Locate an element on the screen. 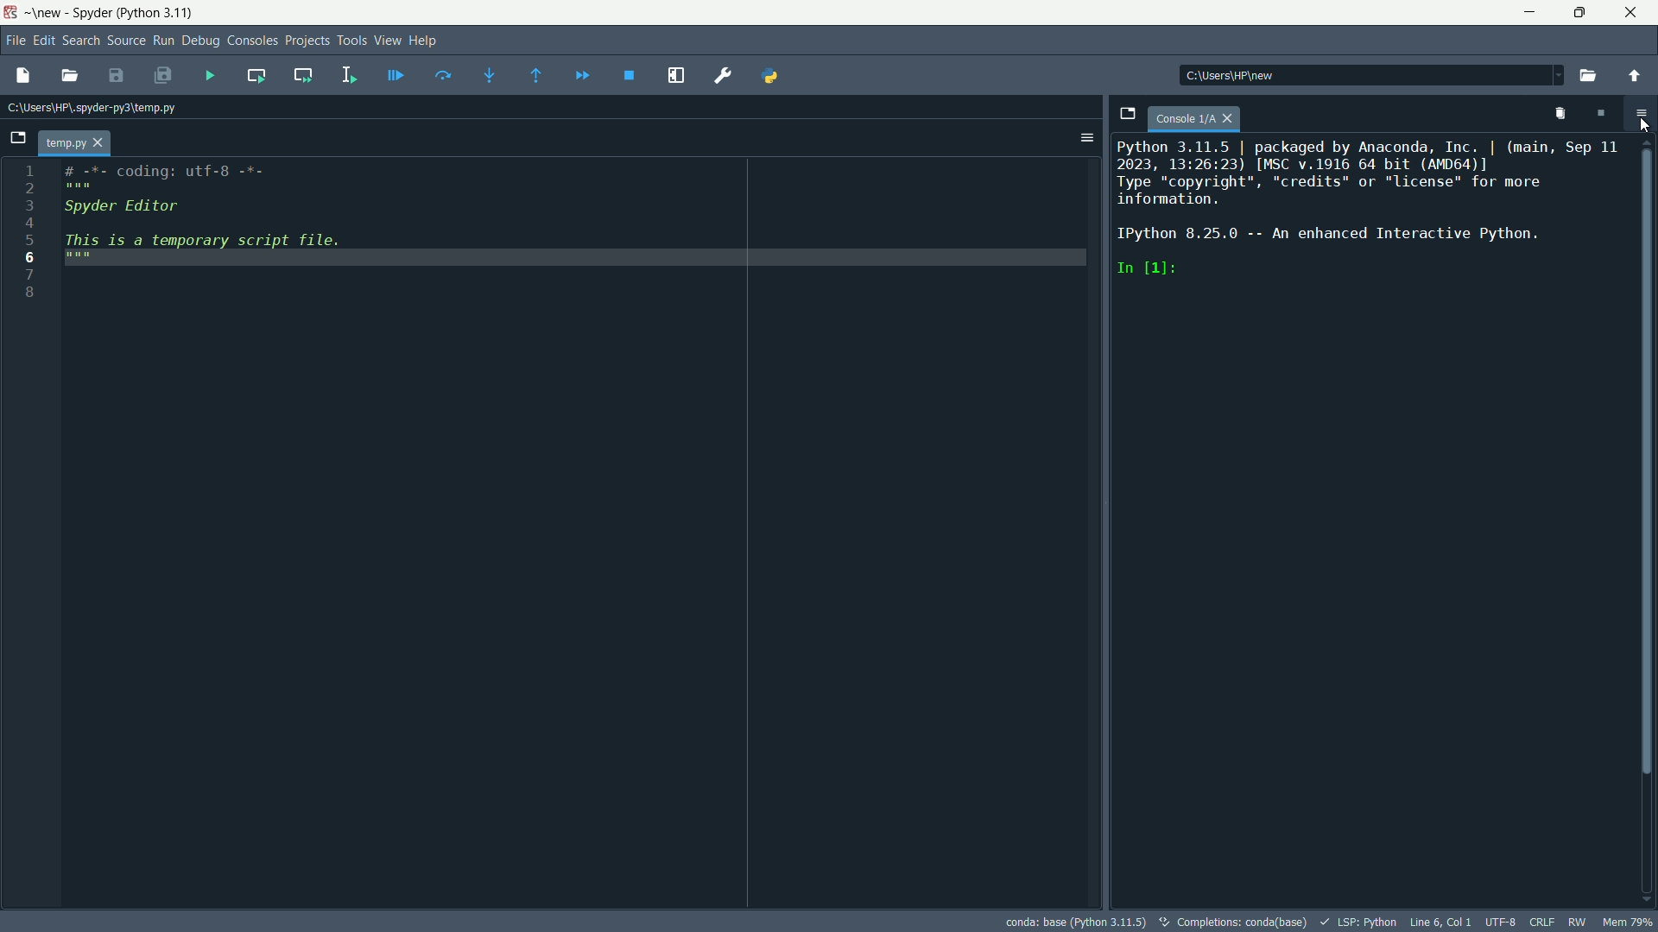 This screenshot has width=1658, height=932. Spyder Desktop Icon is located at coordinates (12, 14).